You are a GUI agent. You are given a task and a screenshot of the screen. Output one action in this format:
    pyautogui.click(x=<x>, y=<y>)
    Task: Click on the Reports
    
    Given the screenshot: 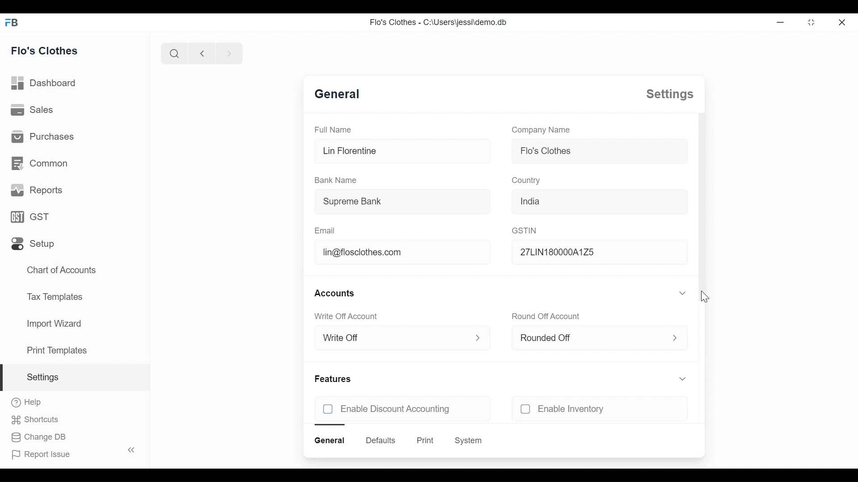 What is the action you would take?
    pyautogui.click(x=36, y=190)
    